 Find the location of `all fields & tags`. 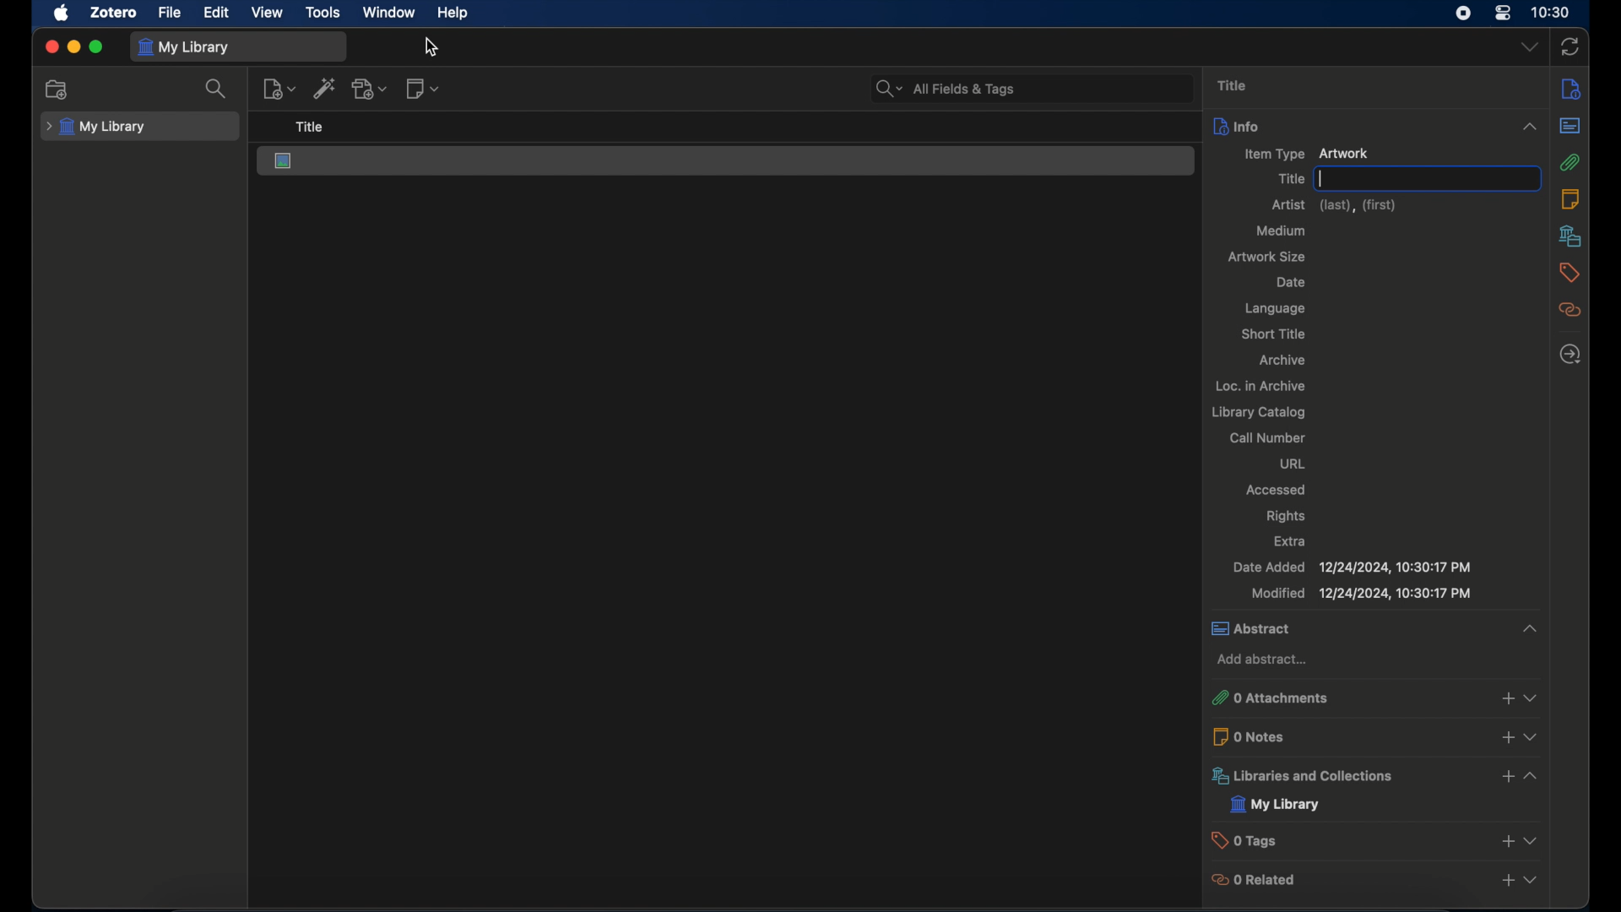

all fields & tags is located at coordinates (946, 88).